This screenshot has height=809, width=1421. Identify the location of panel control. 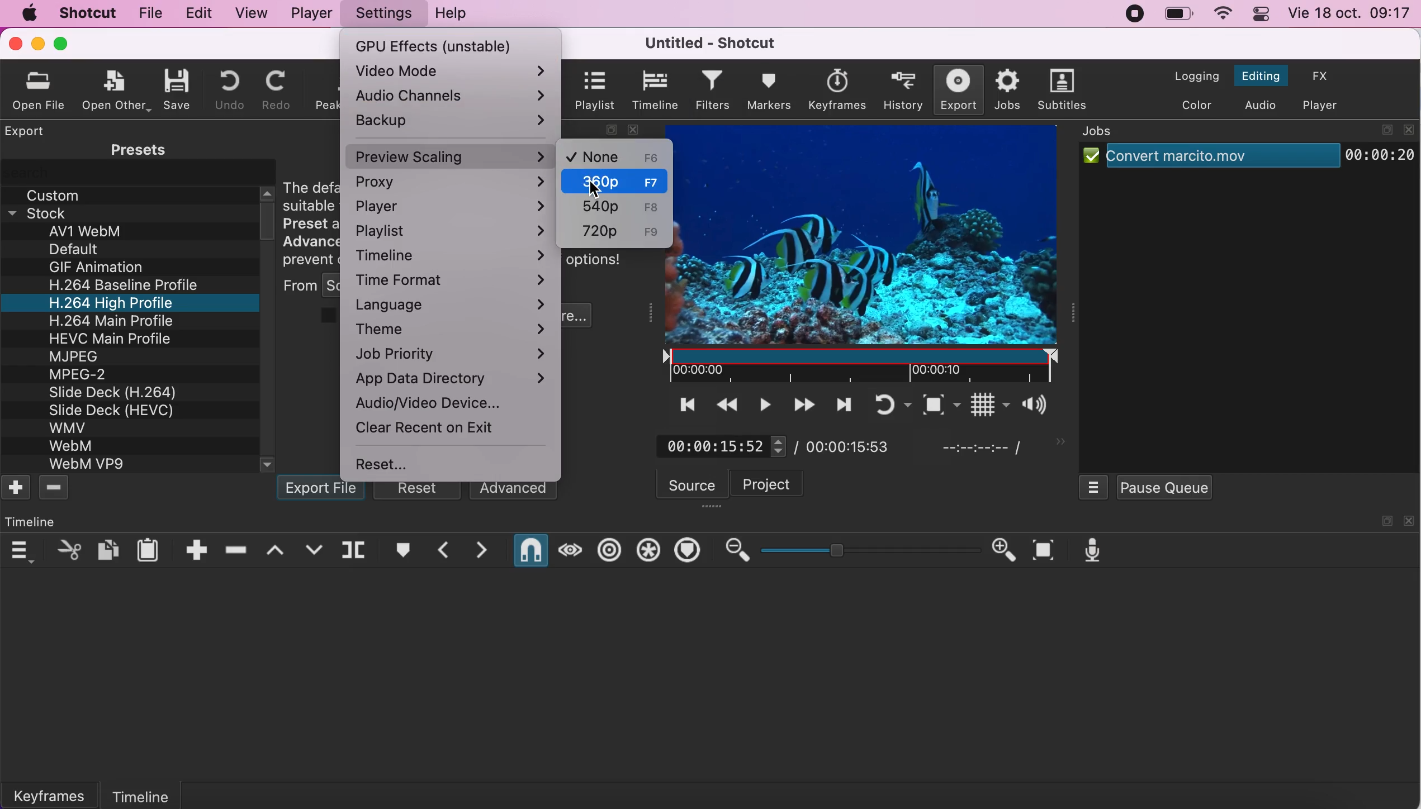
(1262, 14).